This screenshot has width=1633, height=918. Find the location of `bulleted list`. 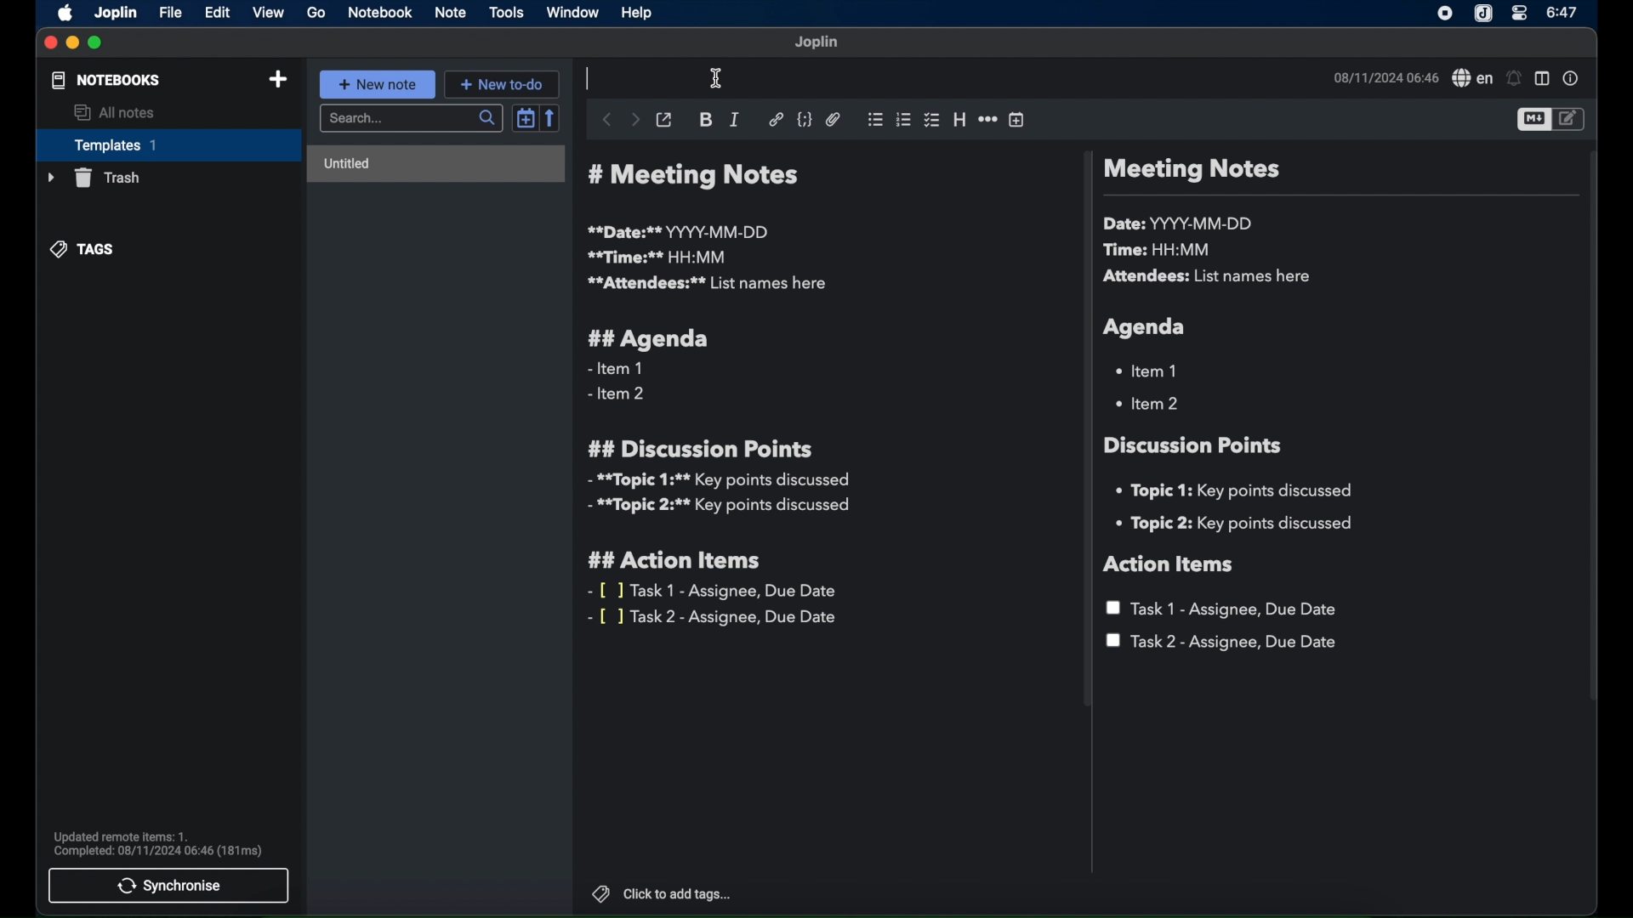

bulleted list is located at coordinates (874, 118).